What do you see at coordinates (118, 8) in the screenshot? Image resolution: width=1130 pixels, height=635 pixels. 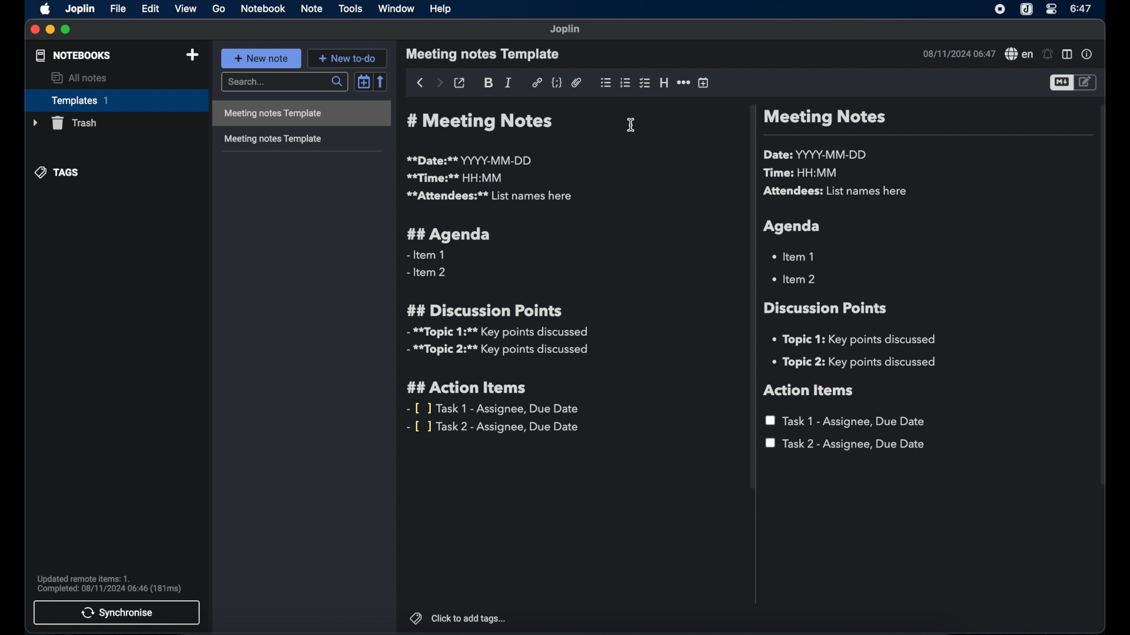 I see `file` at bounding box center [118, 8].